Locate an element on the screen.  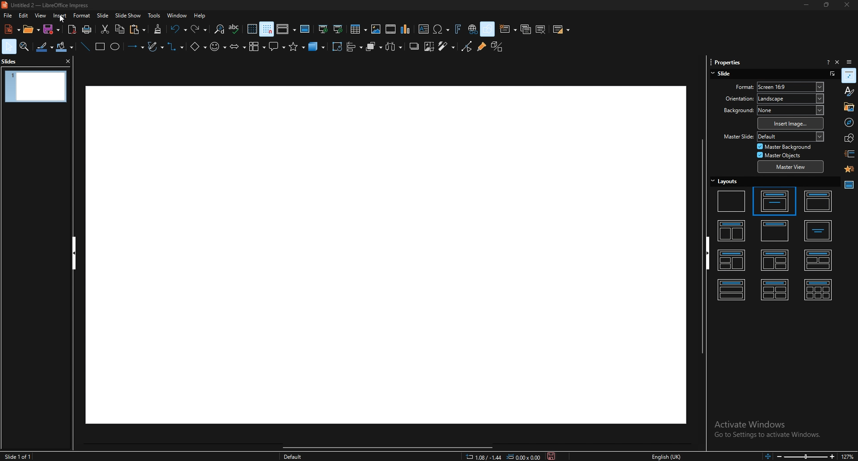
styles is located at coordinates (849, 91).